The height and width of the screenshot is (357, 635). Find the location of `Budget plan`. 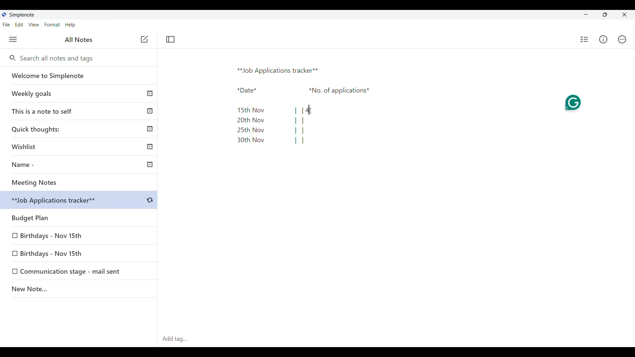

Budget plan is located at coordinates (79, 216).